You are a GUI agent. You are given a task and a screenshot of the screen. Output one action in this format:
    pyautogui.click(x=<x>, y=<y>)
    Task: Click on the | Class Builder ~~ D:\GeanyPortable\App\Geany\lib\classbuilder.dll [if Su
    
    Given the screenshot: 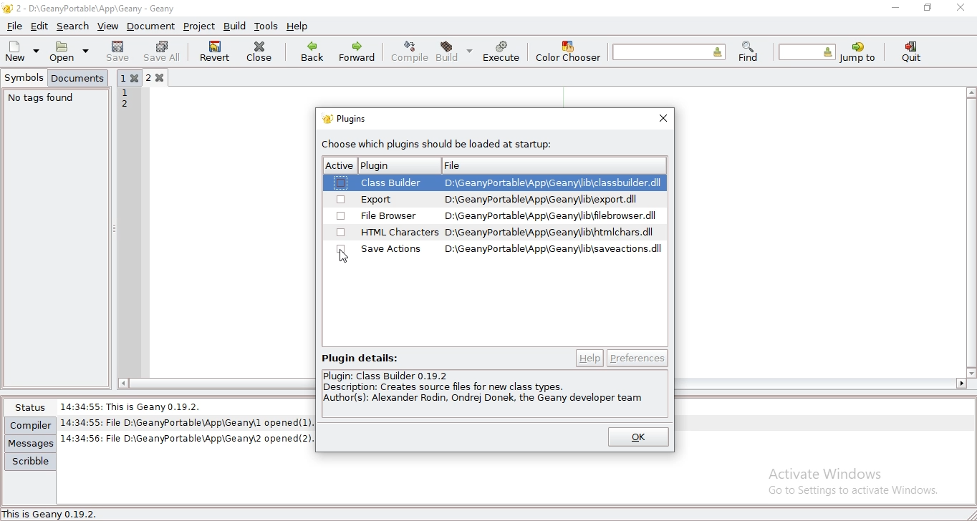 What is the action you would take?
    pyautogui.click(x=496, y=182)
    